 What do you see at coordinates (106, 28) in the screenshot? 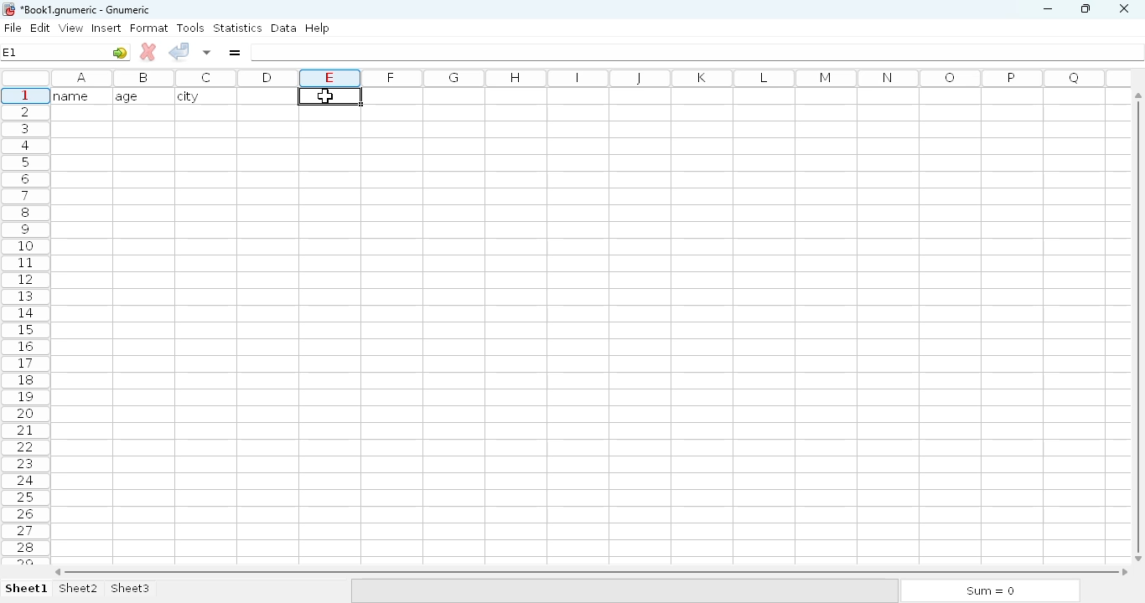
I see `insert` at bounding box center [106, 28].